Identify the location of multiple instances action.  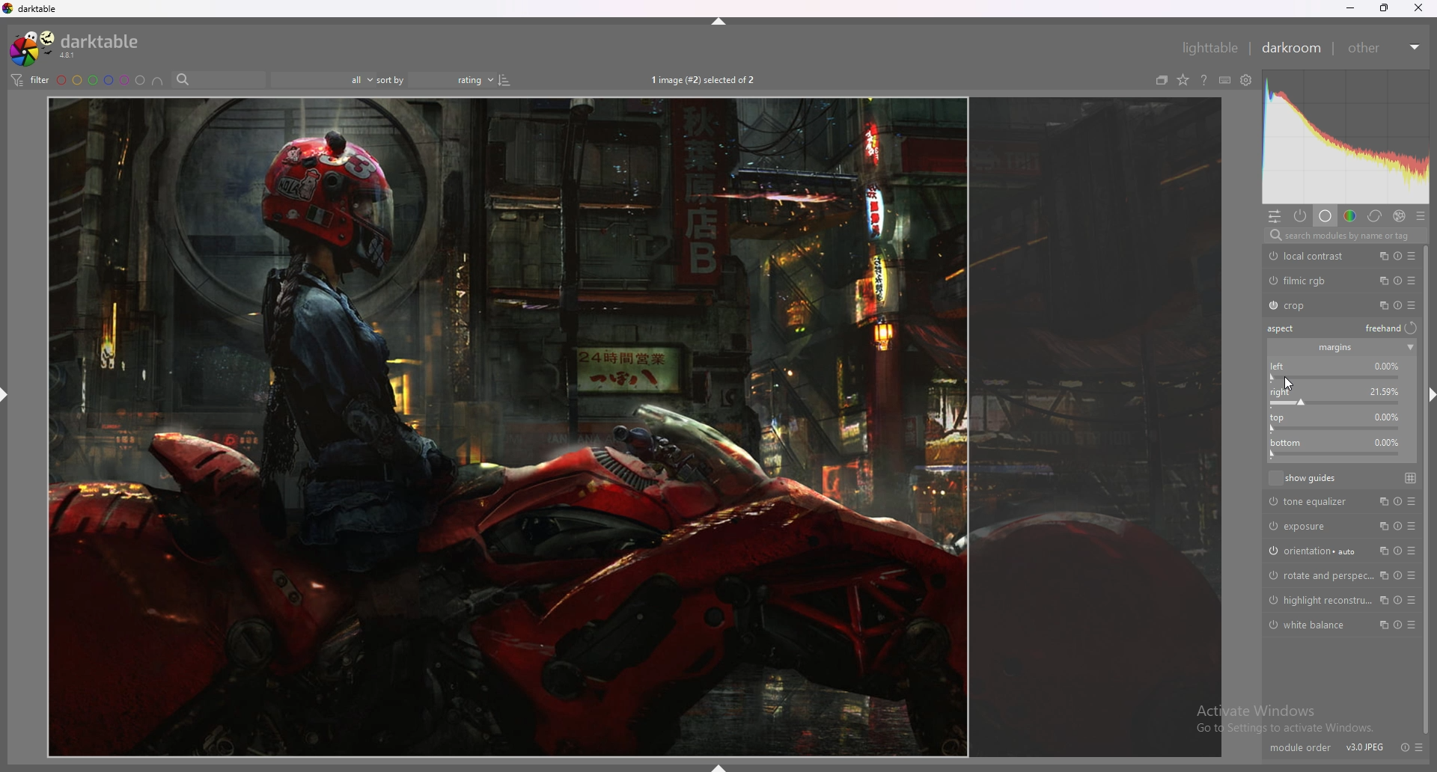
(1383, 526).